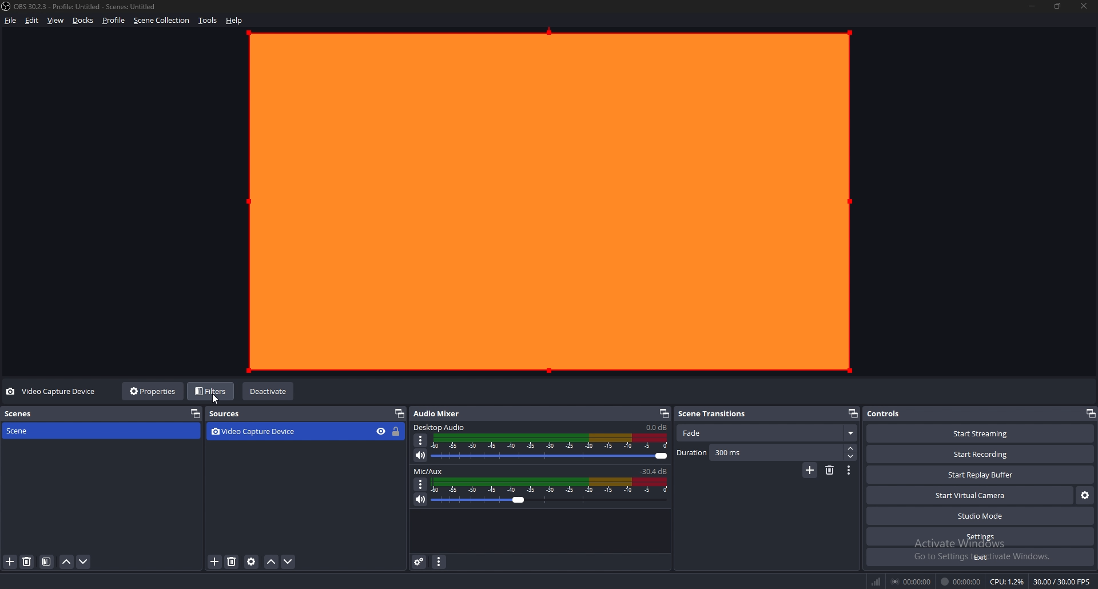 Image resolution: width=1098 pixels, height=589 pixels. What do you see at coordinates (216, 562) in the screenshot?
I see `add source` at bounding box center [216, 562].